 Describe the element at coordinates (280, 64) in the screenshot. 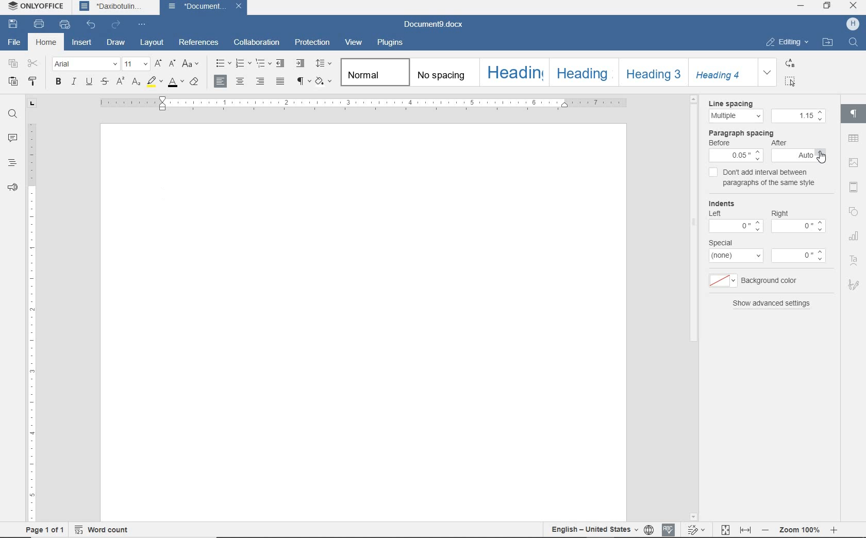

I see `decrease indent` at that location.